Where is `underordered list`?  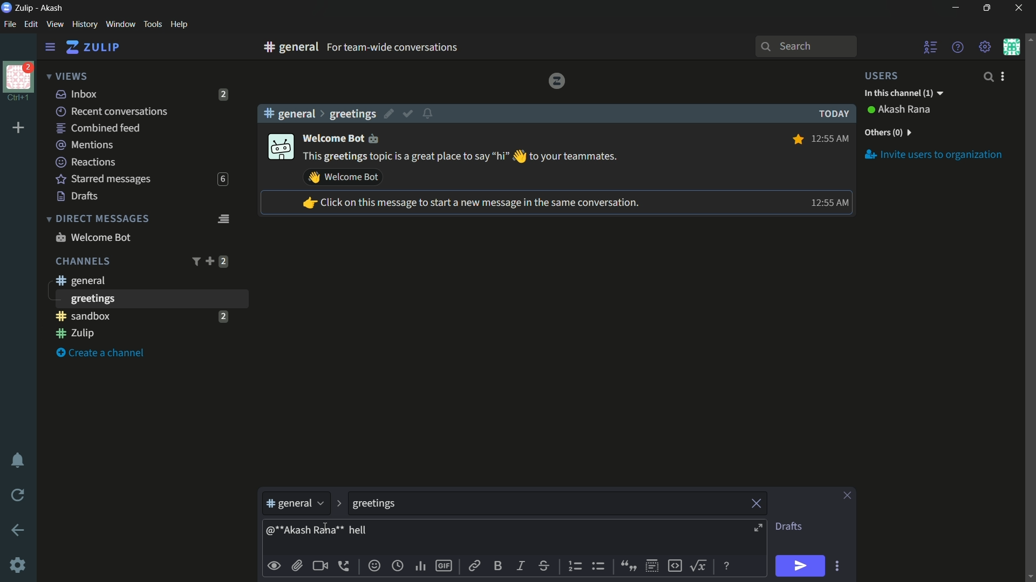
underordered list is located at coordinates (598, 565).